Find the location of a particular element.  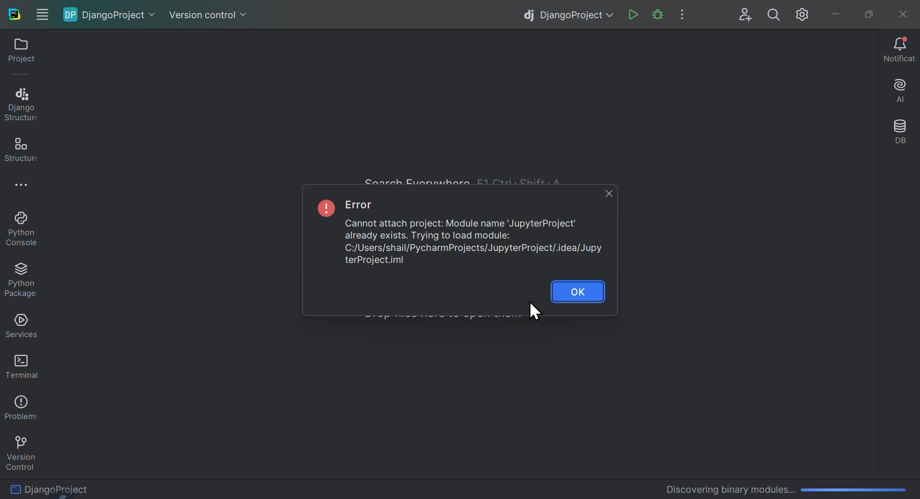

Services is located at coordinates (19, 326).